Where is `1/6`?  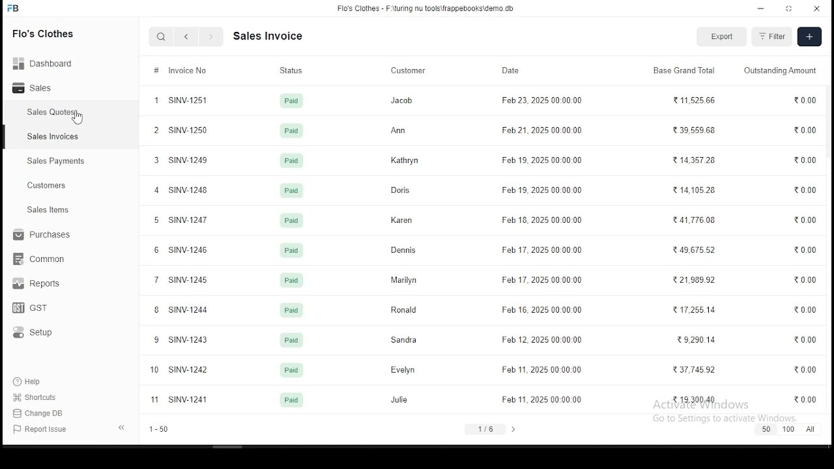
1/6 is located at coordinates (500, 430).